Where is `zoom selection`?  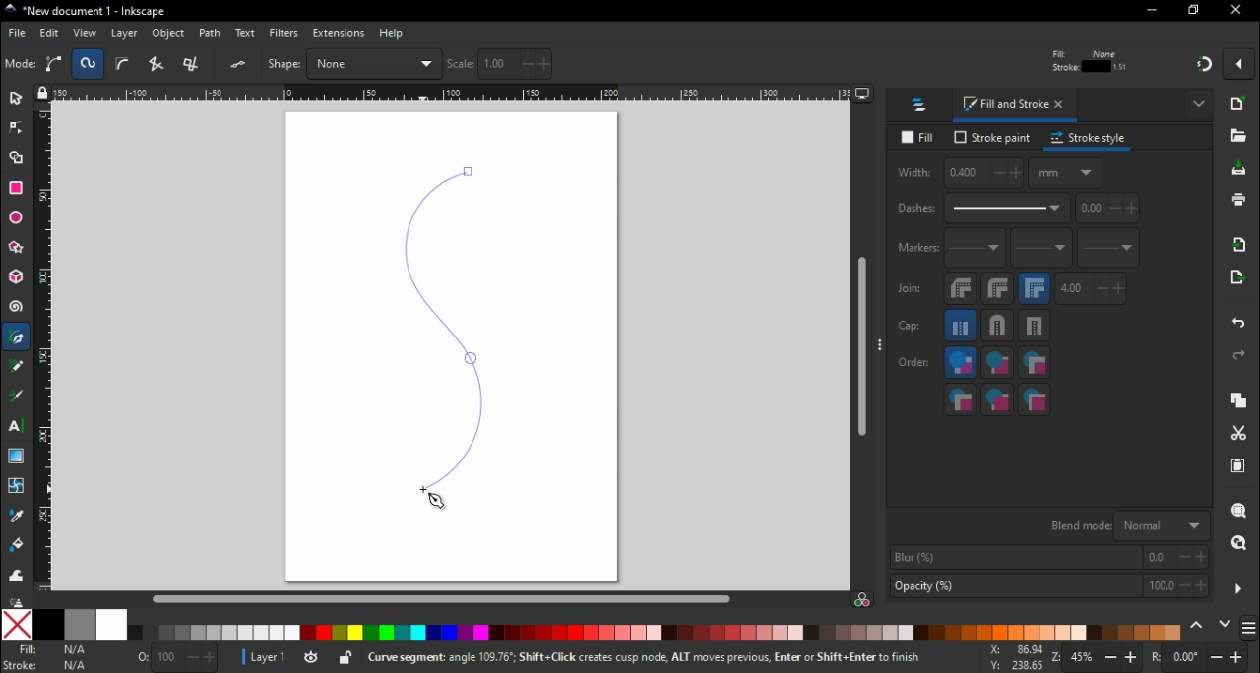 zoom selection is located at coordinates (1241, 512).